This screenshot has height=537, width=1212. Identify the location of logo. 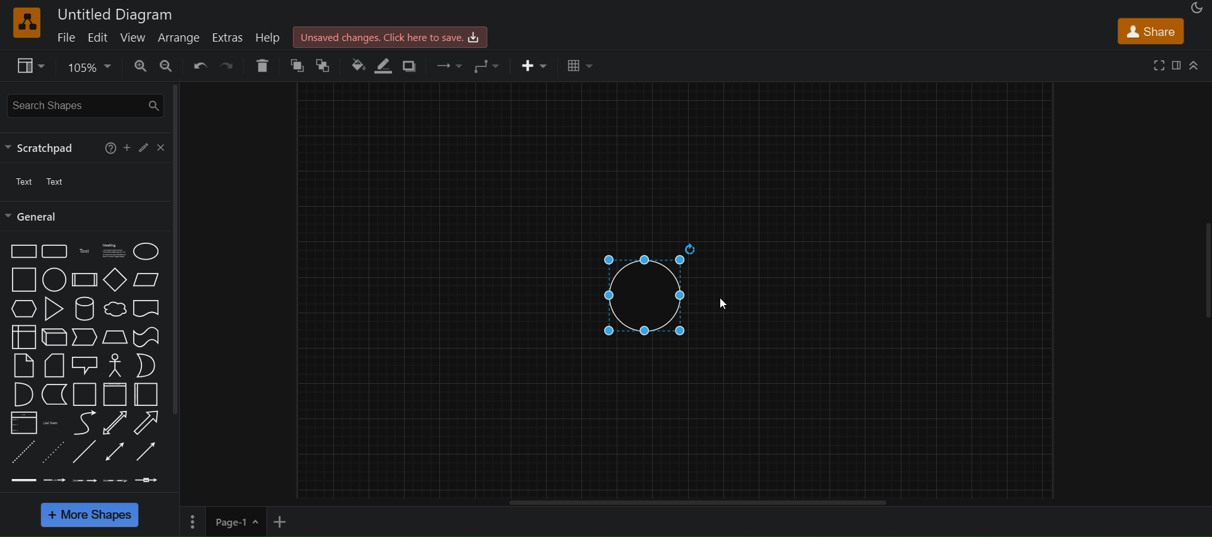
(25, 23).